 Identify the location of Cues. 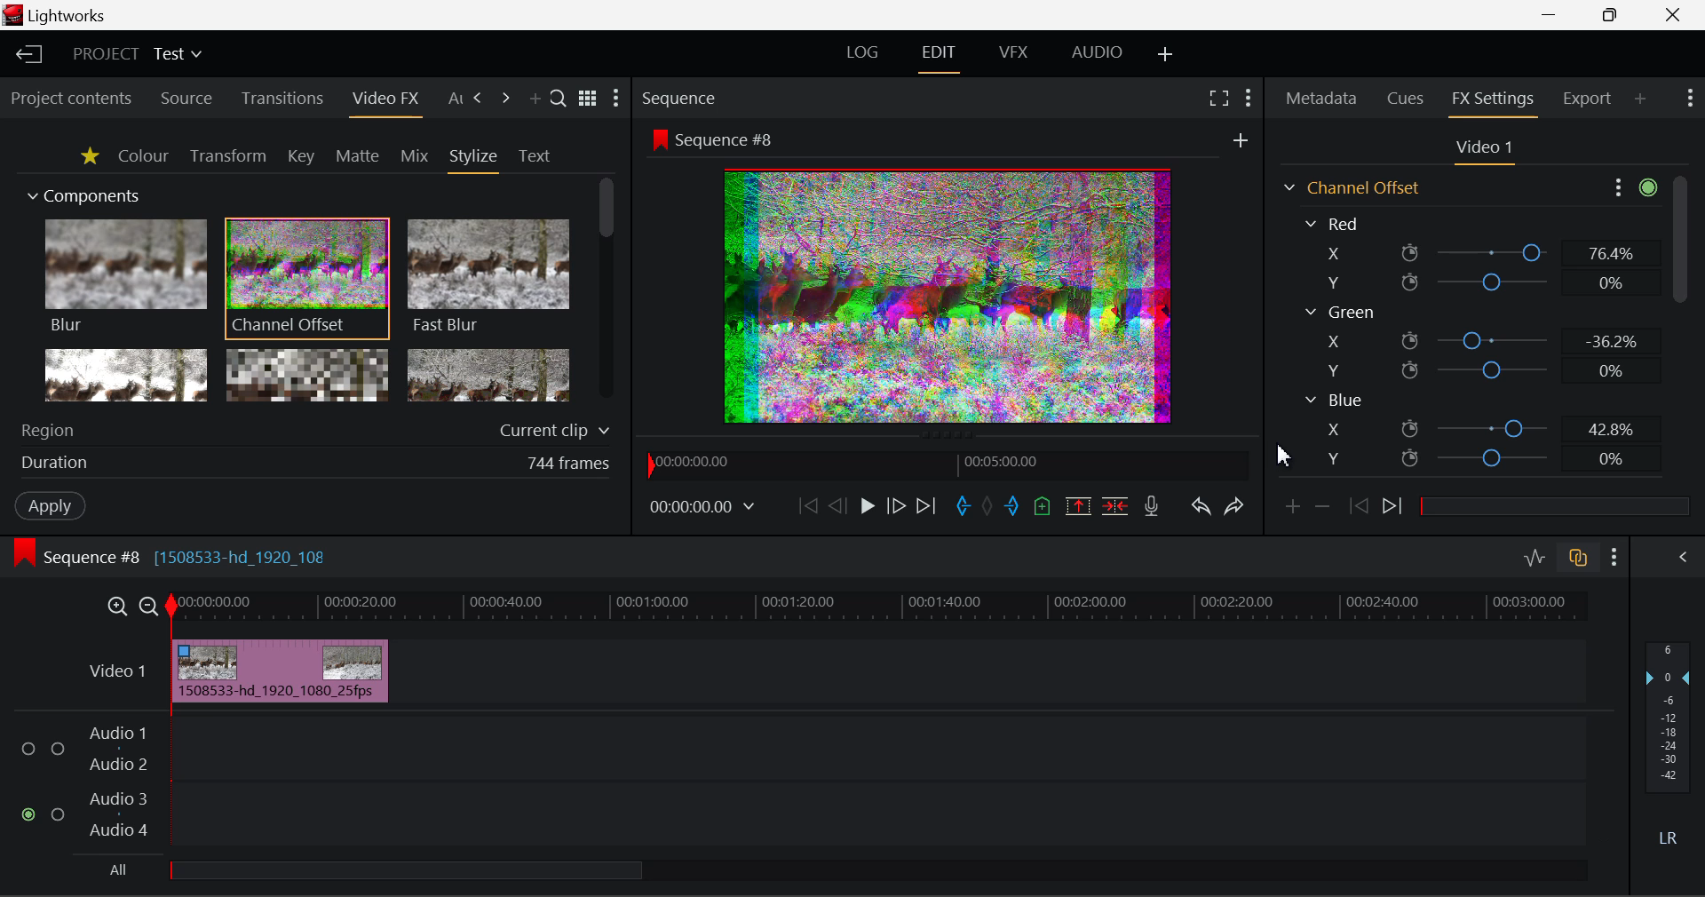
(1405, 98).